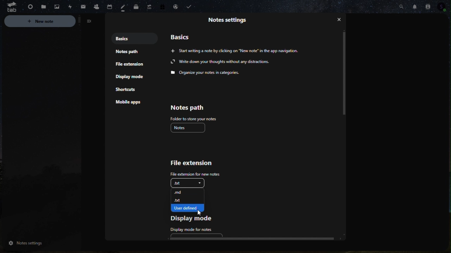 This screenshot has height=253, width=451. I want to click on calendar, so click(109, 5).